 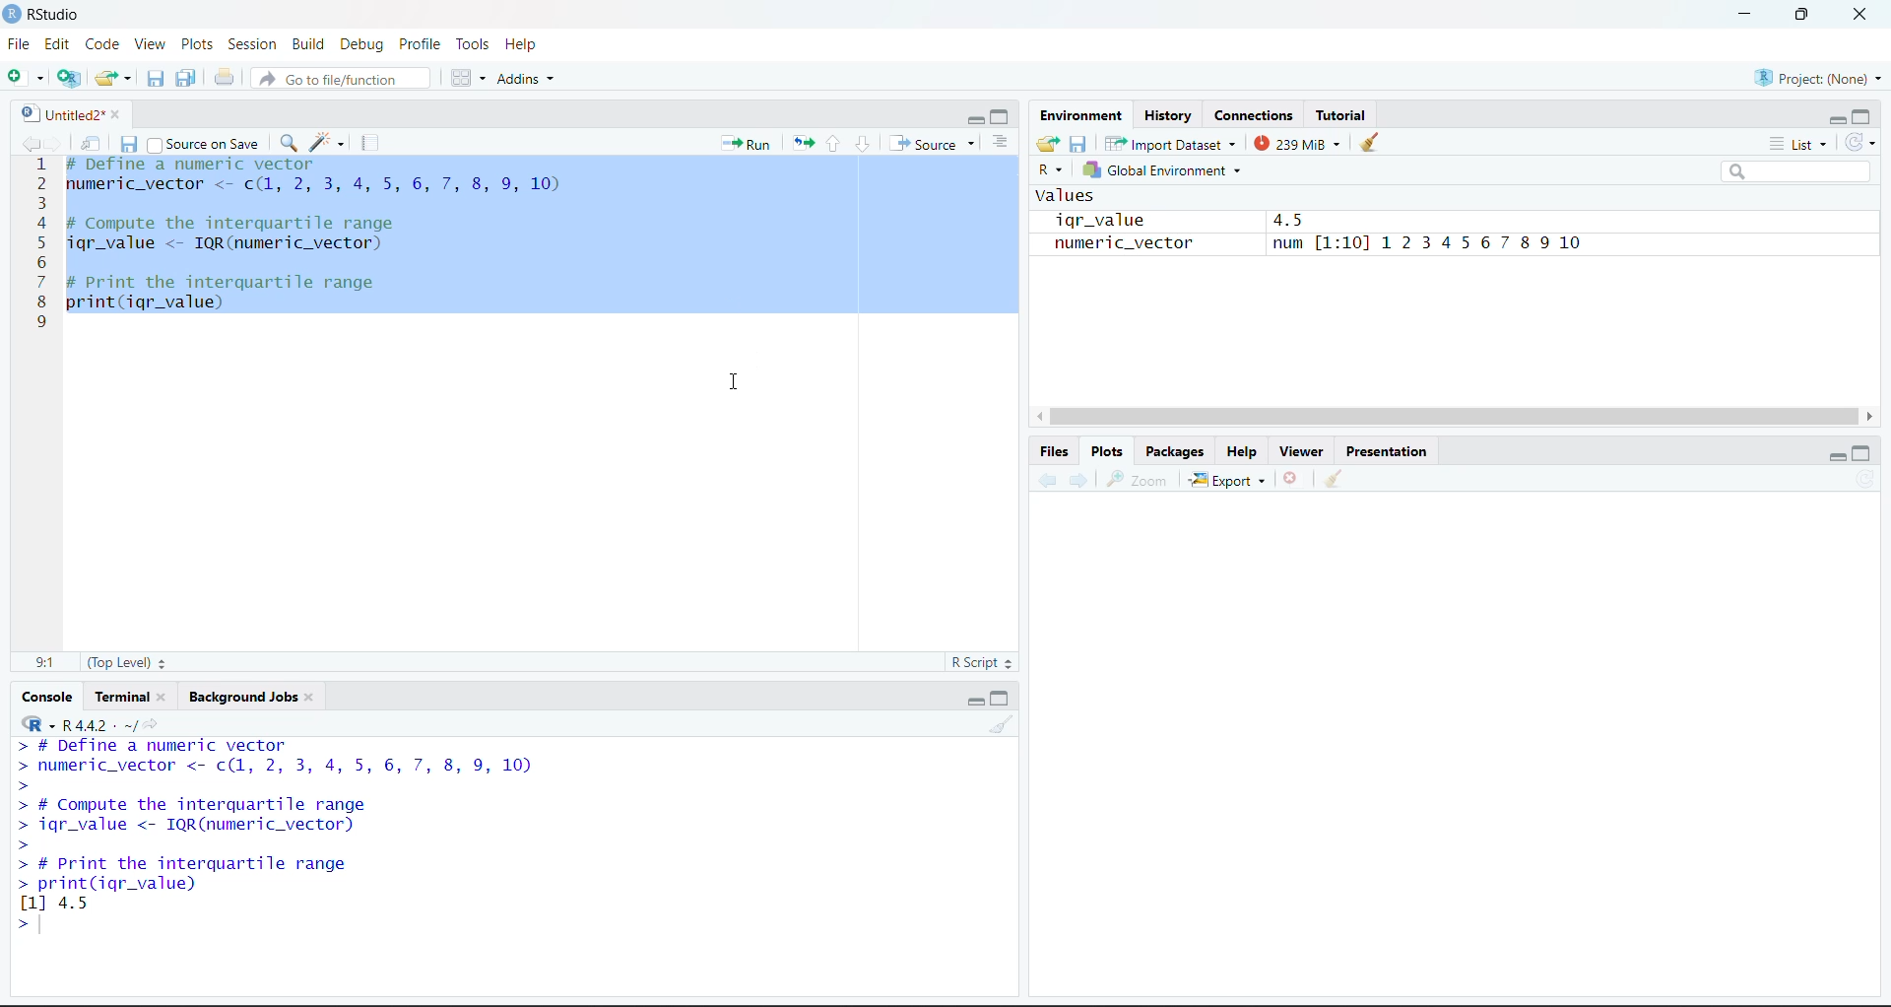 What do you see at coordinates (62, 44) in the screenshot?
I see `Edit` at bounding box center [62, 44].